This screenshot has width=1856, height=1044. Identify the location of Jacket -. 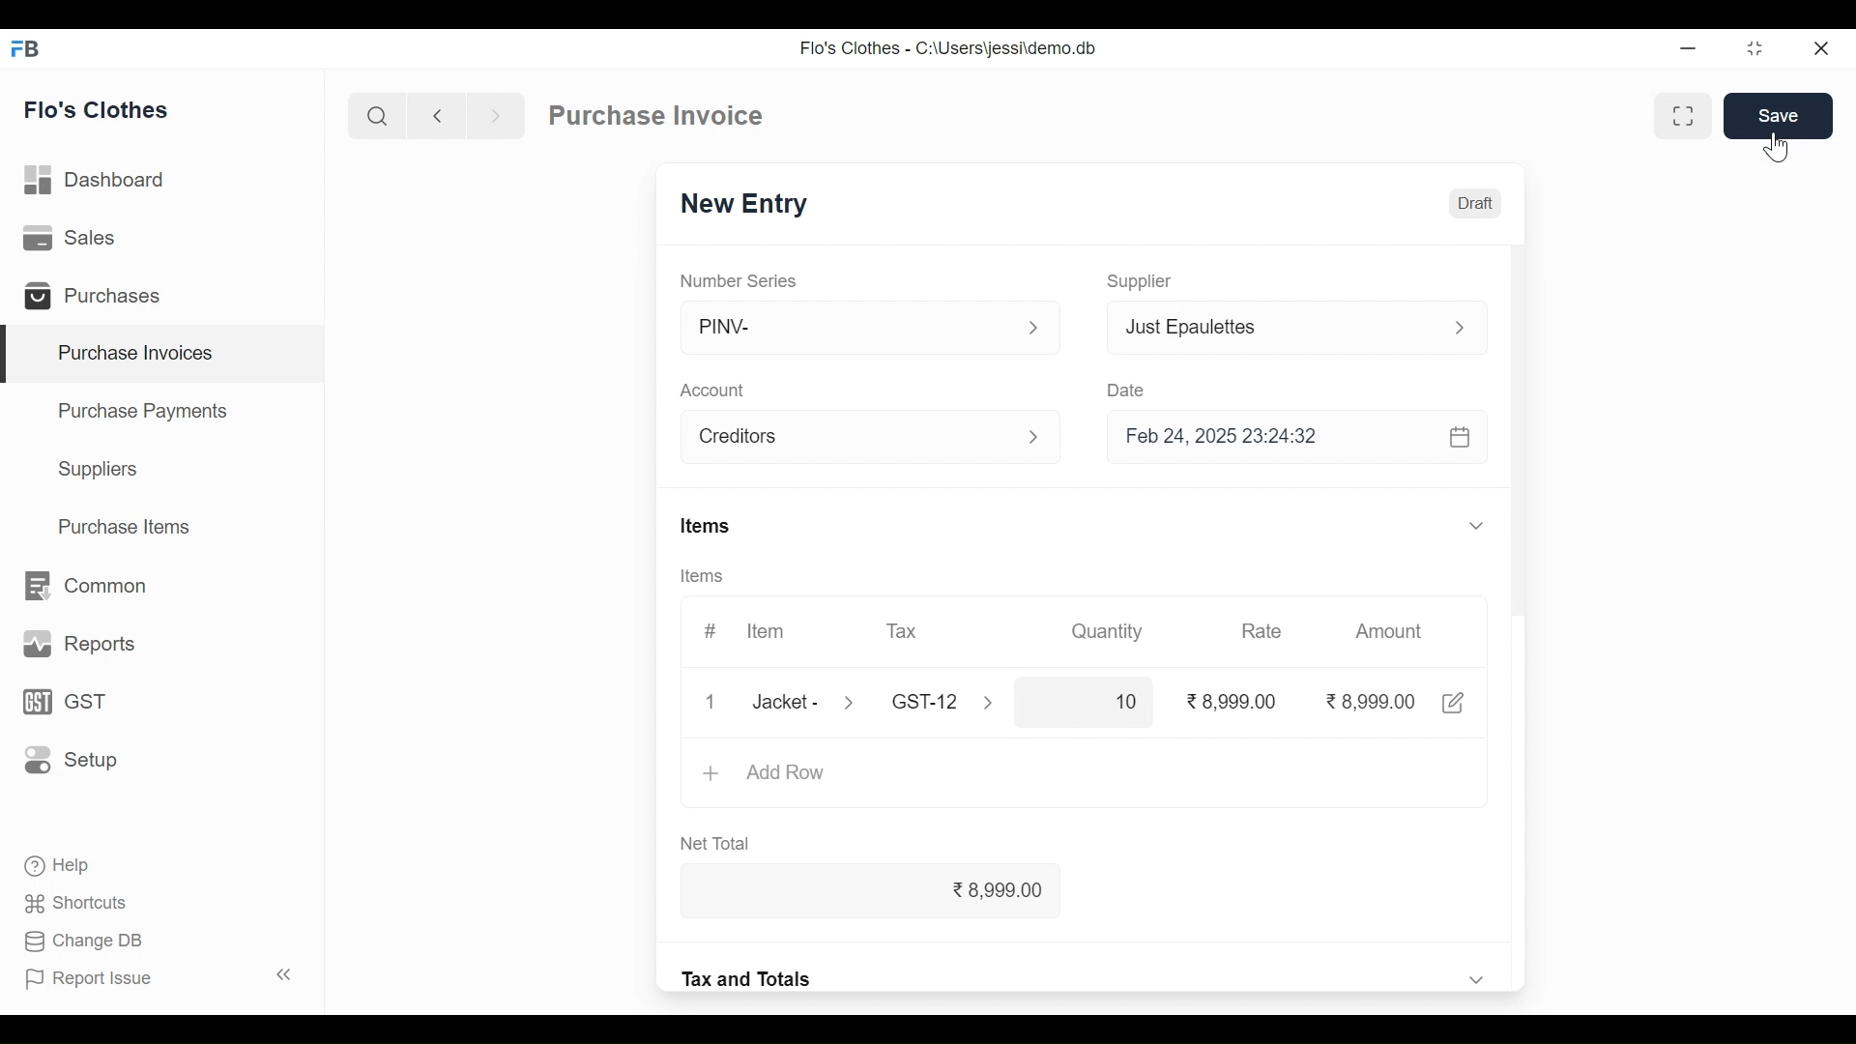
(787, 701).